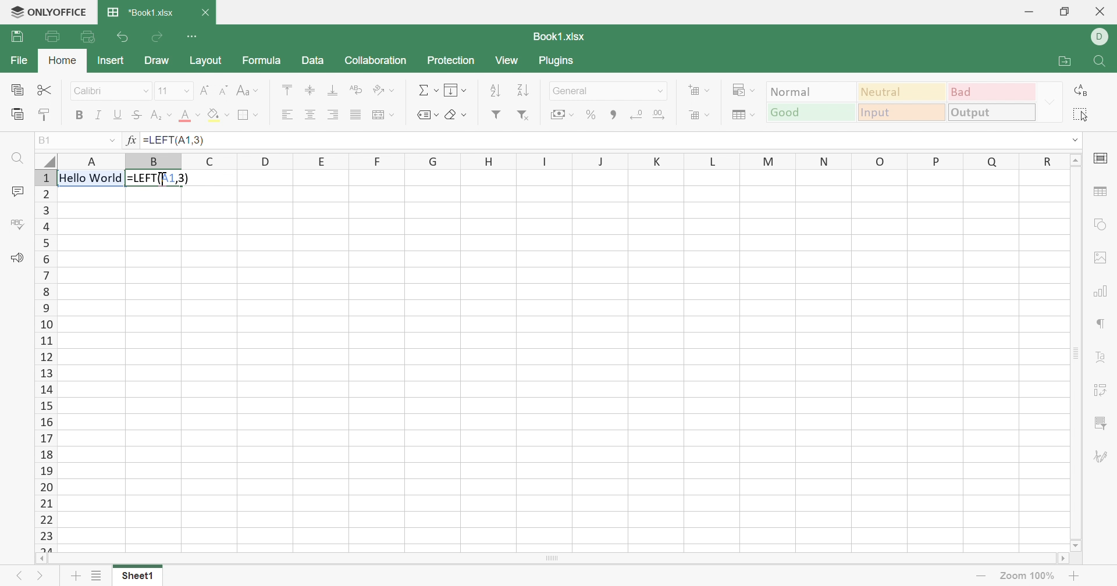 The image size is (1117, 586). I want to click on List of sheets, so click(97, 578).